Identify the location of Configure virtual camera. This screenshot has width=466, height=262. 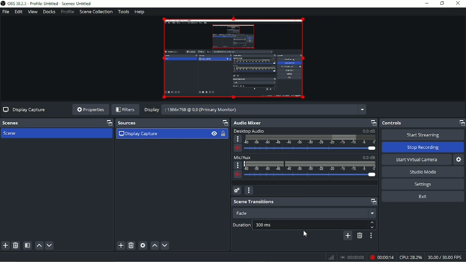
(460, 160).